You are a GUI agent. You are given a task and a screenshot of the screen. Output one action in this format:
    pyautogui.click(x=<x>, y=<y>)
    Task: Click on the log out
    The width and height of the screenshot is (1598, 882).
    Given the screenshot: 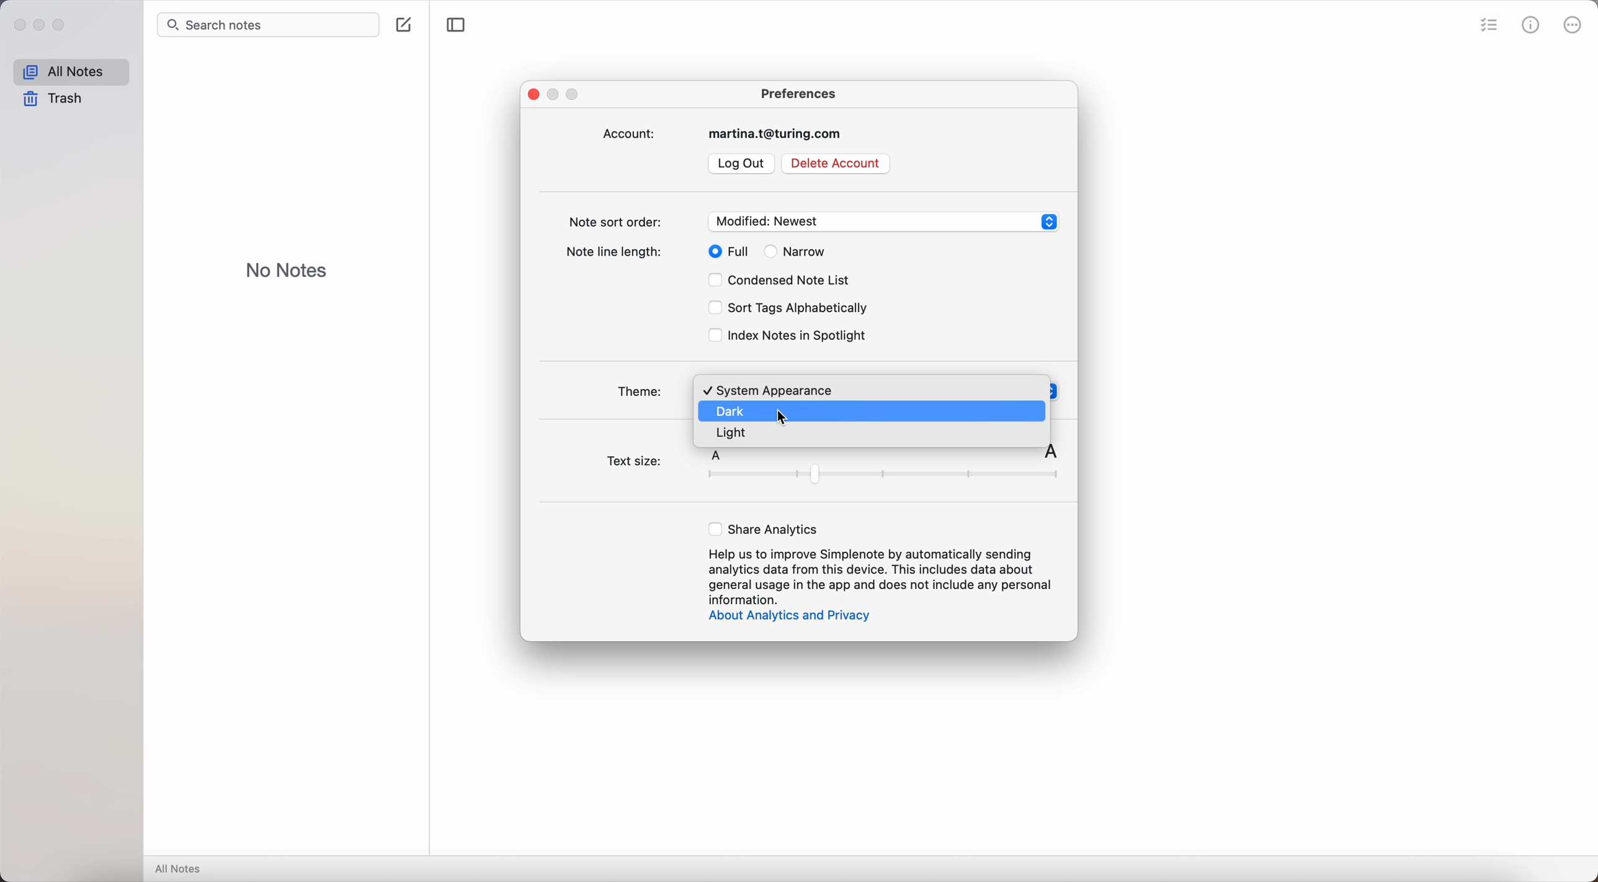 What is the action you would take?
    pyautogui.click(x=741, y=164)
    